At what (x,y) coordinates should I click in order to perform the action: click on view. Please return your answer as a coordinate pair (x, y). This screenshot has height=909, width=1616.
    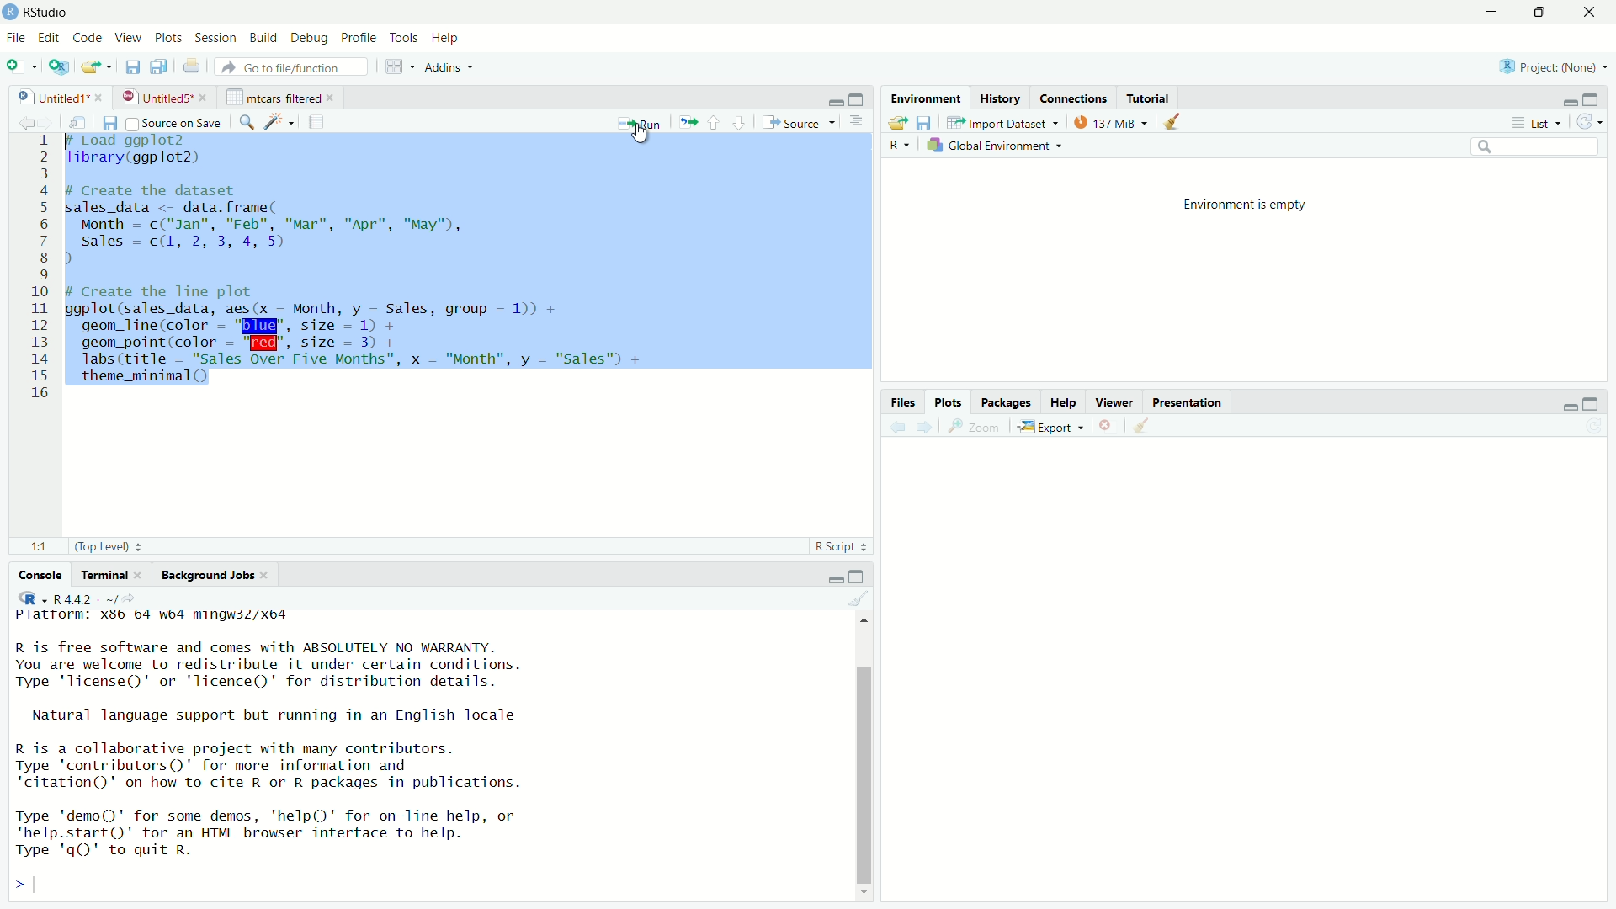
    Looking at the image, I should click on (128, 38).